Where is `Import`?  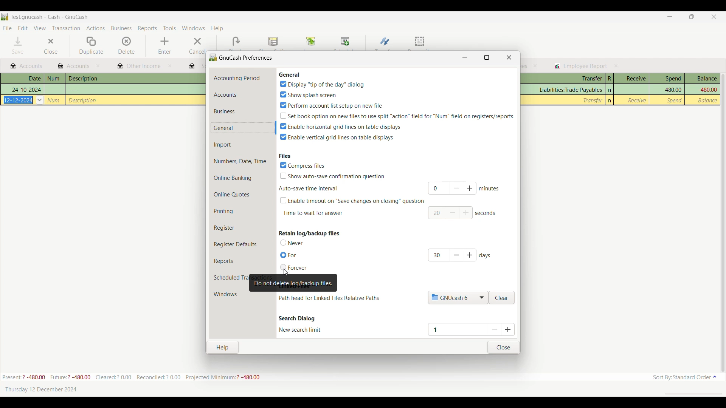
Import is located at coordinates (243, 145).